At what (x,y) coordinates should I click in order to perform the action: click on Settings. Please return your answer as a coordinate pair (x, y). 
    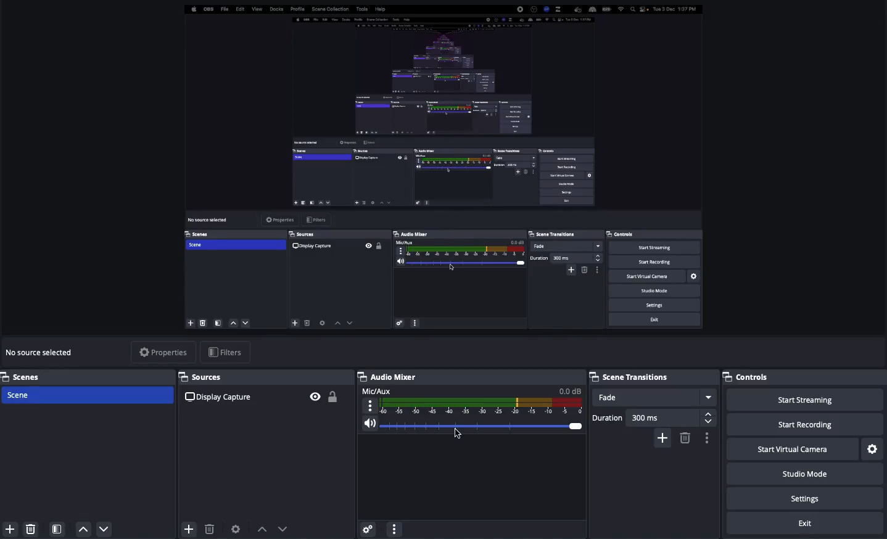
    Looking at the image, I should click on (873, 448).